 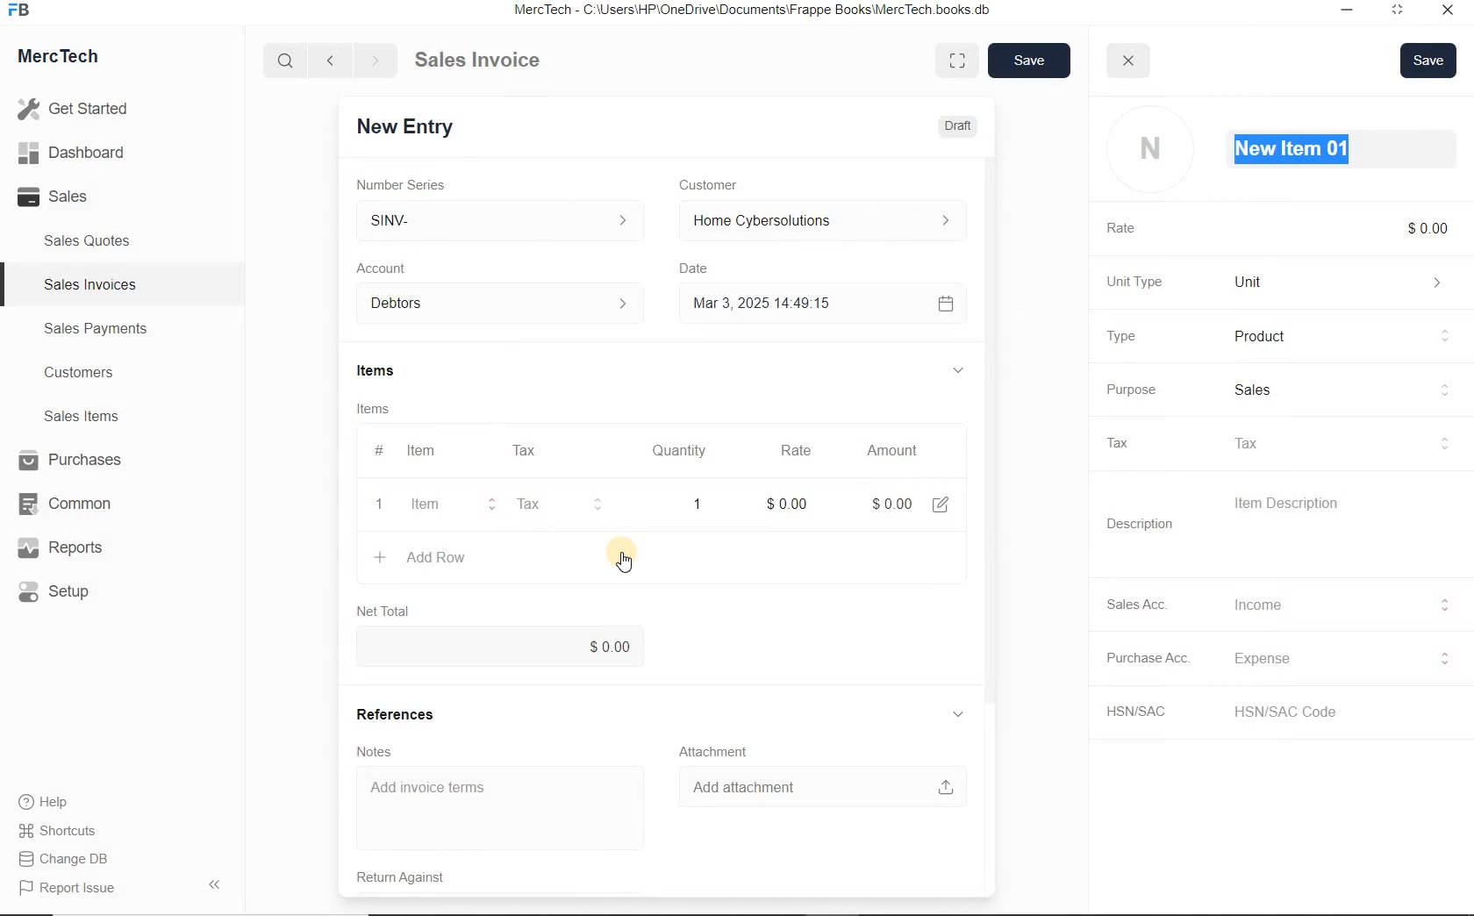 I want to click on Toggle between form and full width, so click(x=959, y=61).